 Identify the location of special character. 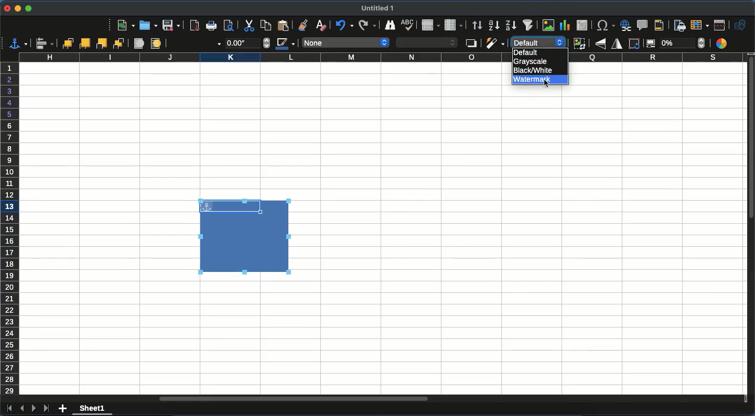
(603, 25).